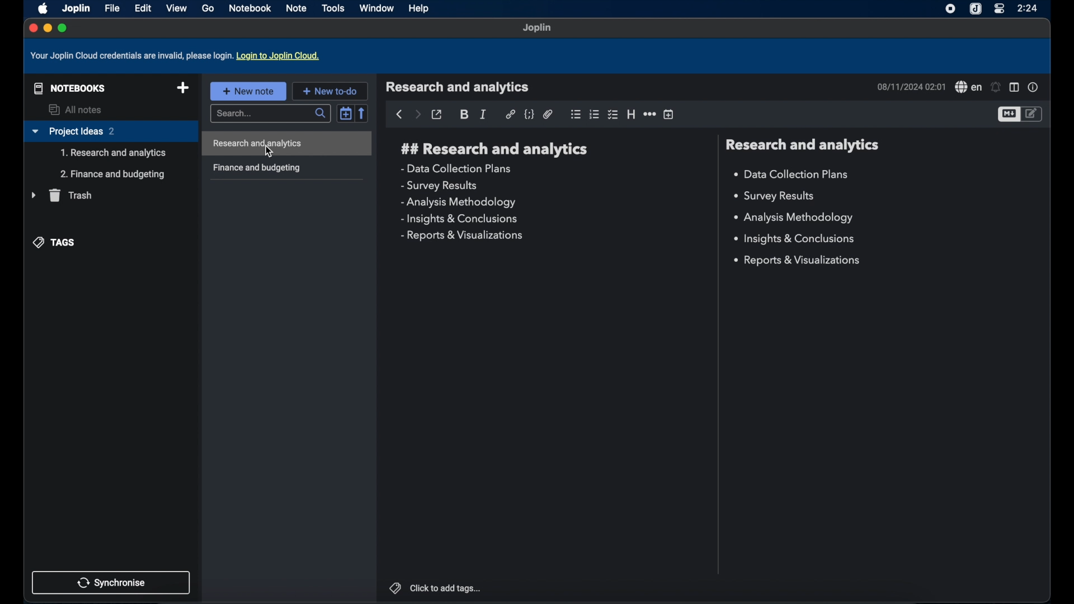 This screenshot has width=1074, height=604. What do you see at coordinates (376, 8) in the screenshot?
I see `window` at bounding box center [376, 8].